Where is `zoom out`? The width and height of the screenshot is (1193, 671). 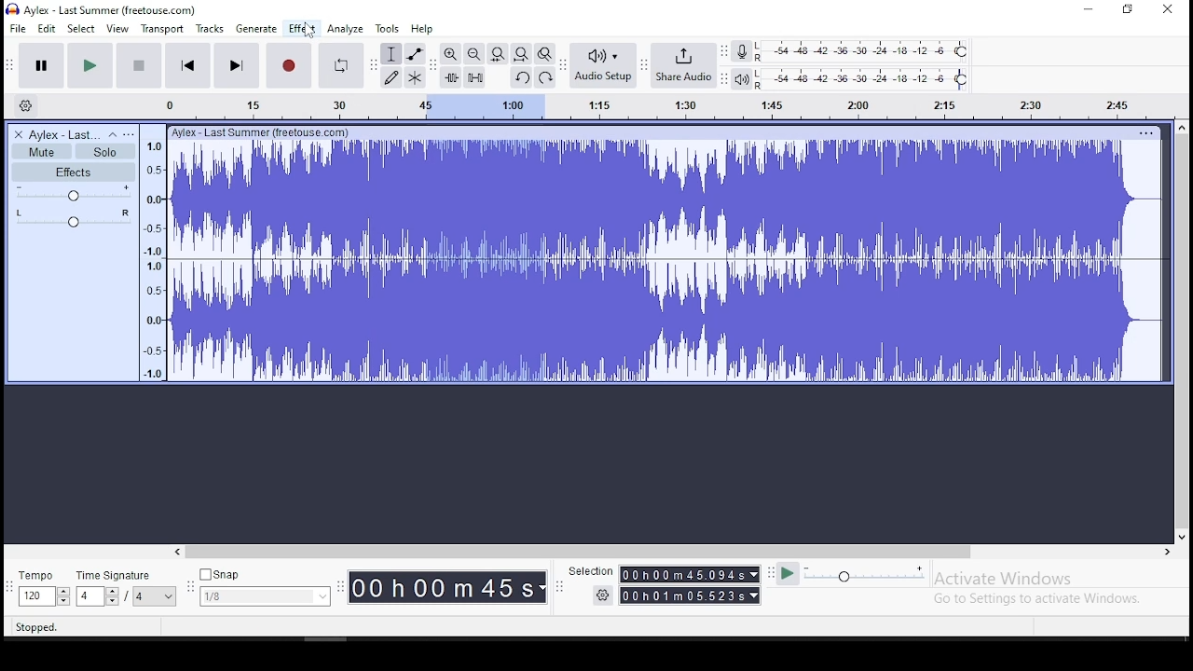 zoom out is located at coordinates (473, 53).